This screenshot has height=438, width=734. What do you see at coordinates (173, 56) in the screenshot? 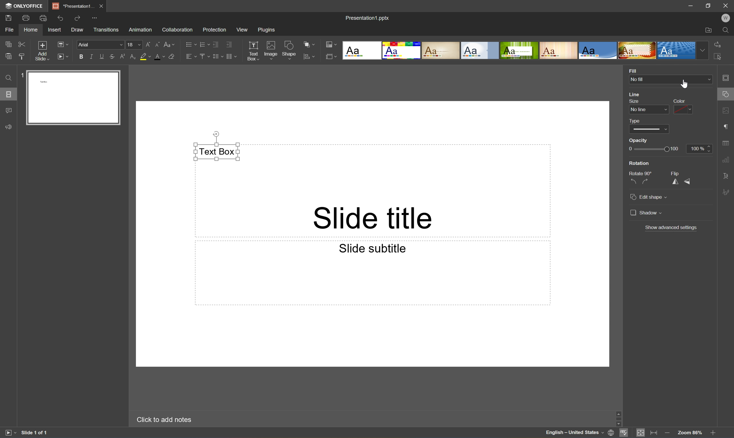
I see `Clear style` at bounding box center [173, 56].